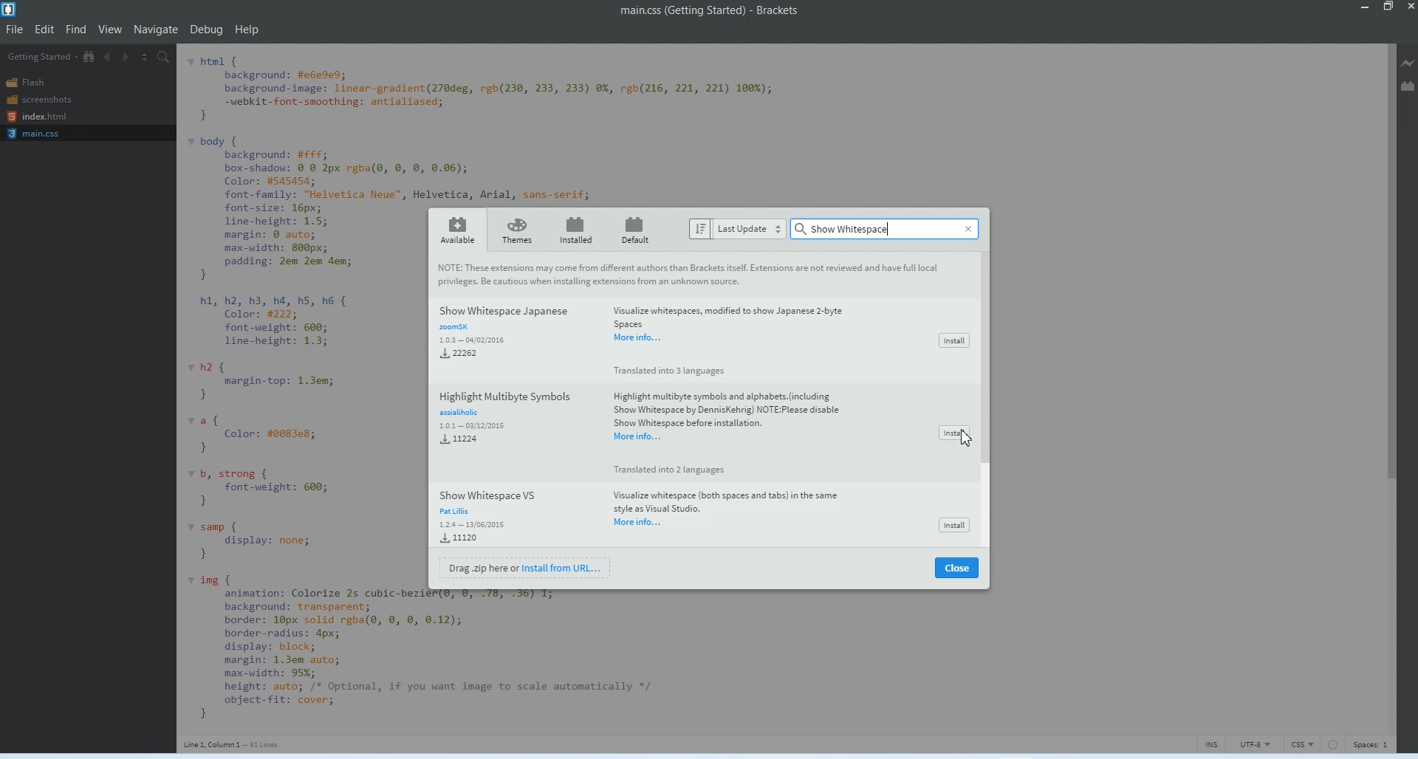 The width and height of the screenshot is (1418, 759). Describe the element at coordinates (35, 134) in the screenshot. I see `Main.css` at that location.